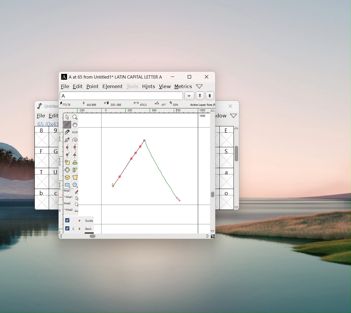 This screenshot has width=351, height=313. I want to click on F, so click(42, 157).